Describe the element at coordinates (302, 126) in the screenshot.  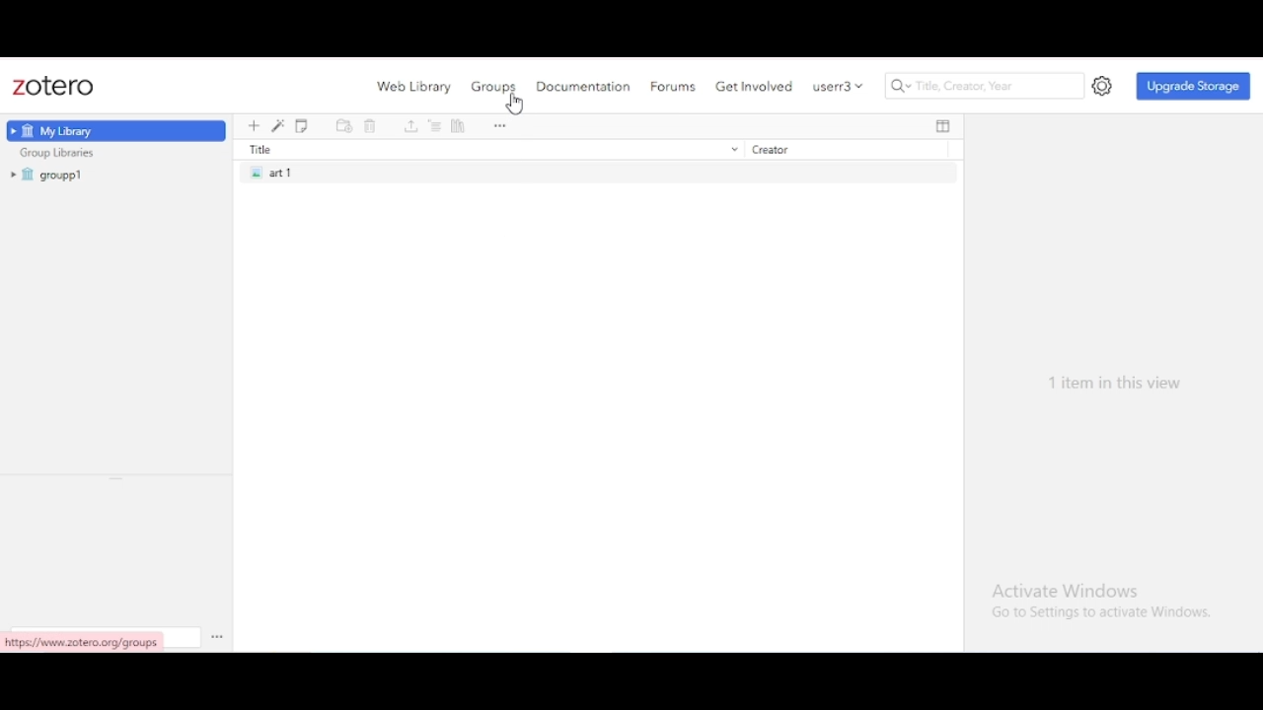
I see `new standalone note` at that location.